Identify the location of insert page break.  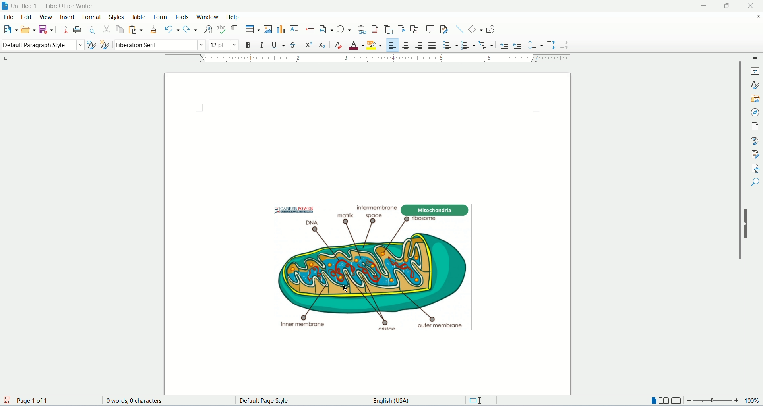
(310, 29).